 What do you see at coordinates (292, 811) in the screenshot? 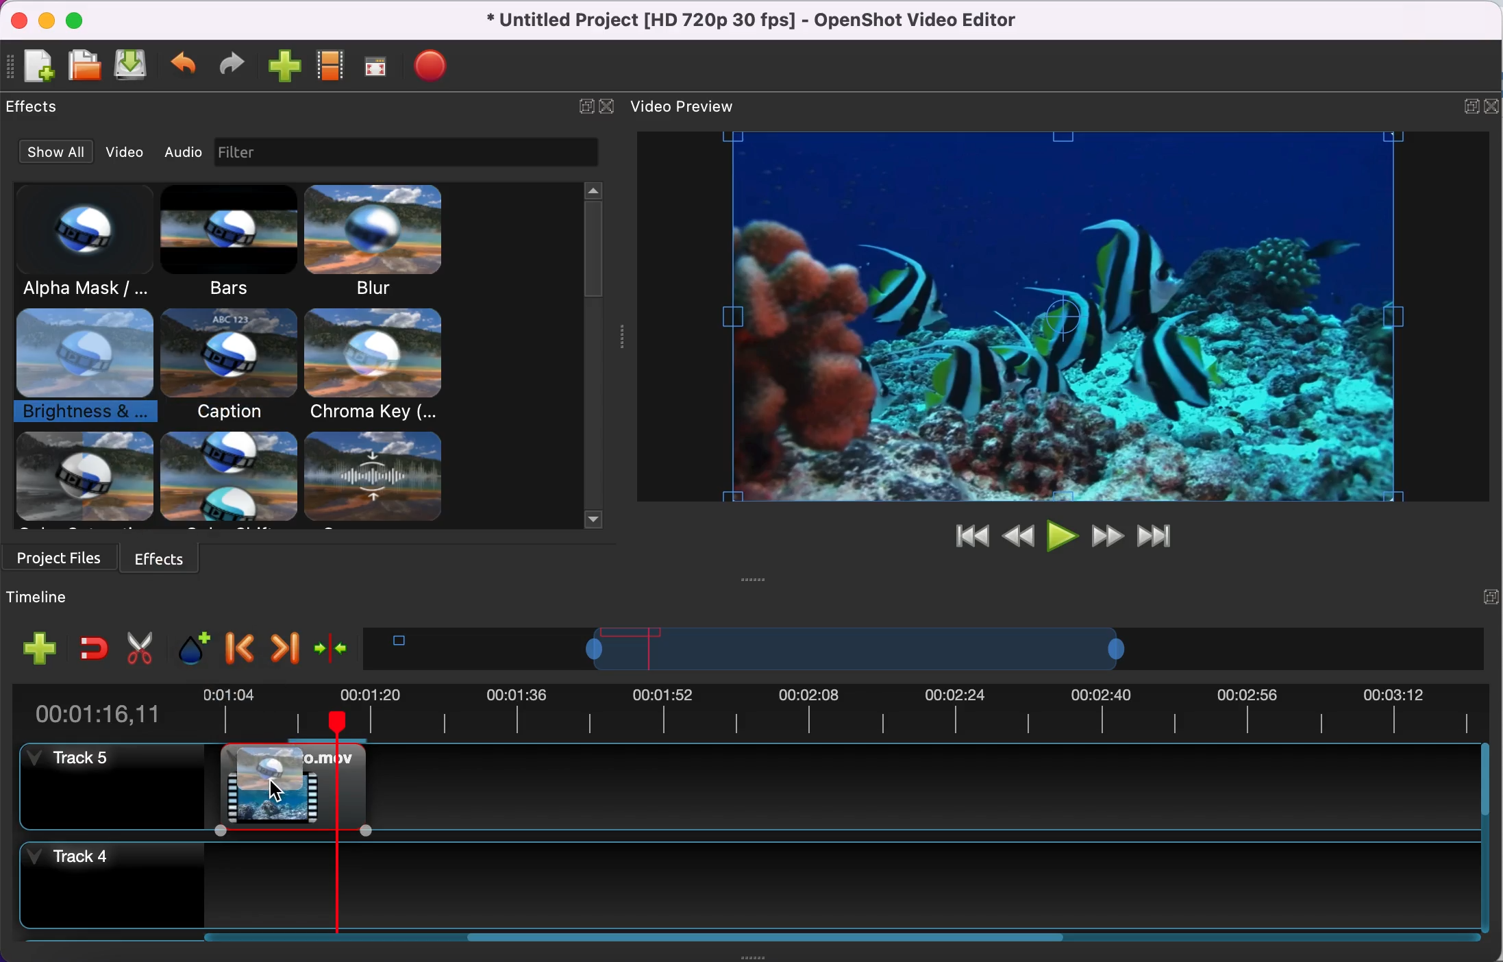
I see `Marcito movie` at bounding box center [292, 811].